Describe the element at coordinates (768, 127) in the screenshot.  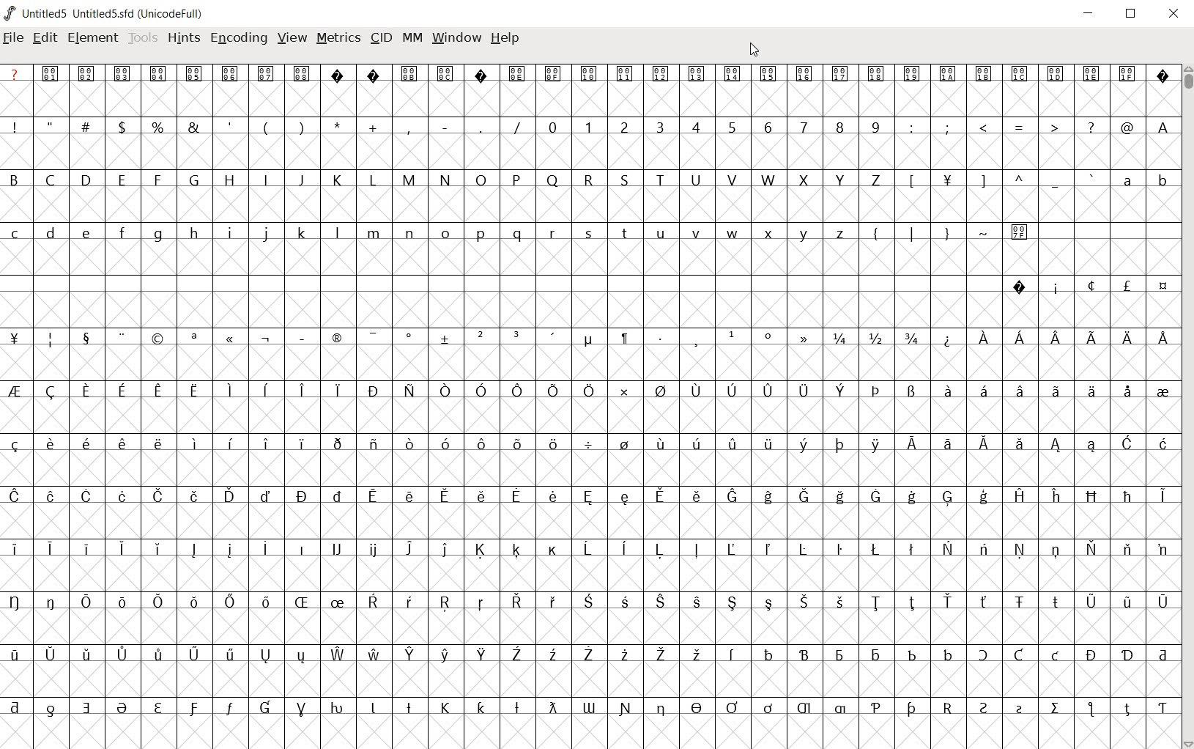
I see `6` at that location.